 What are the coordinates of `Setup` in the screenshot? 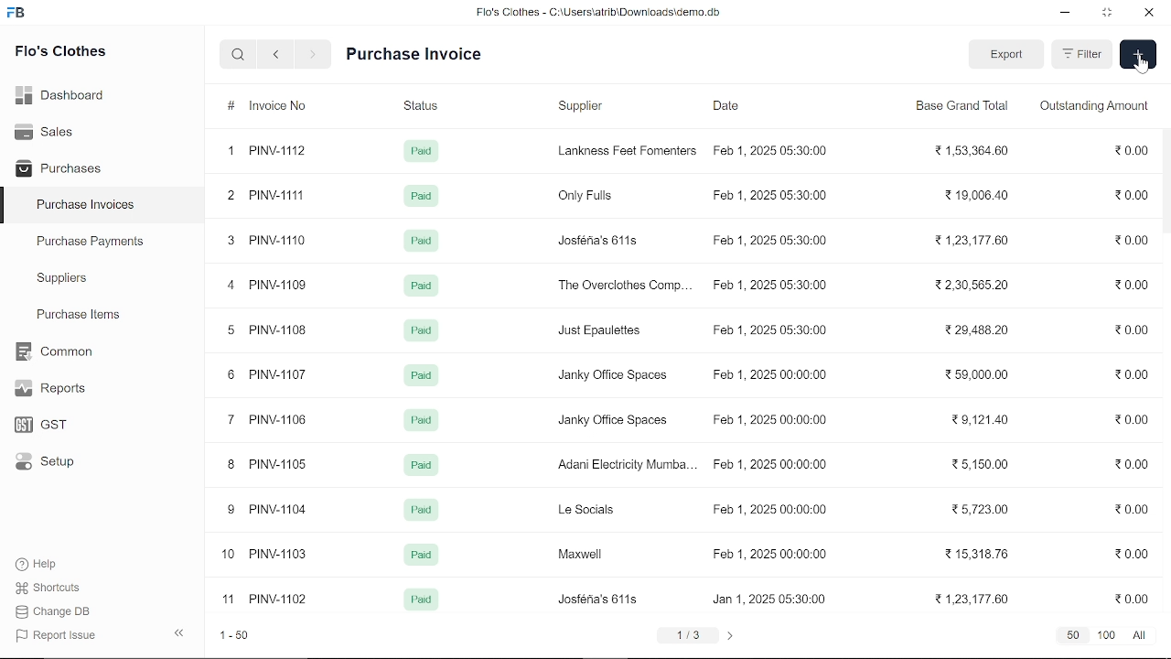 It's located at (40, 465).